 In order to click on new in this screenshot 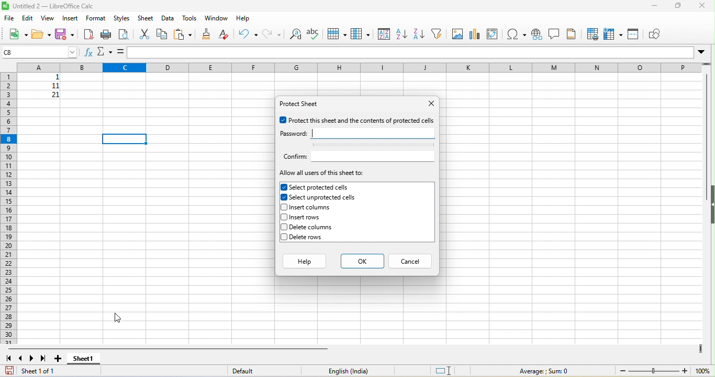, I will do `click(17, 36)`.